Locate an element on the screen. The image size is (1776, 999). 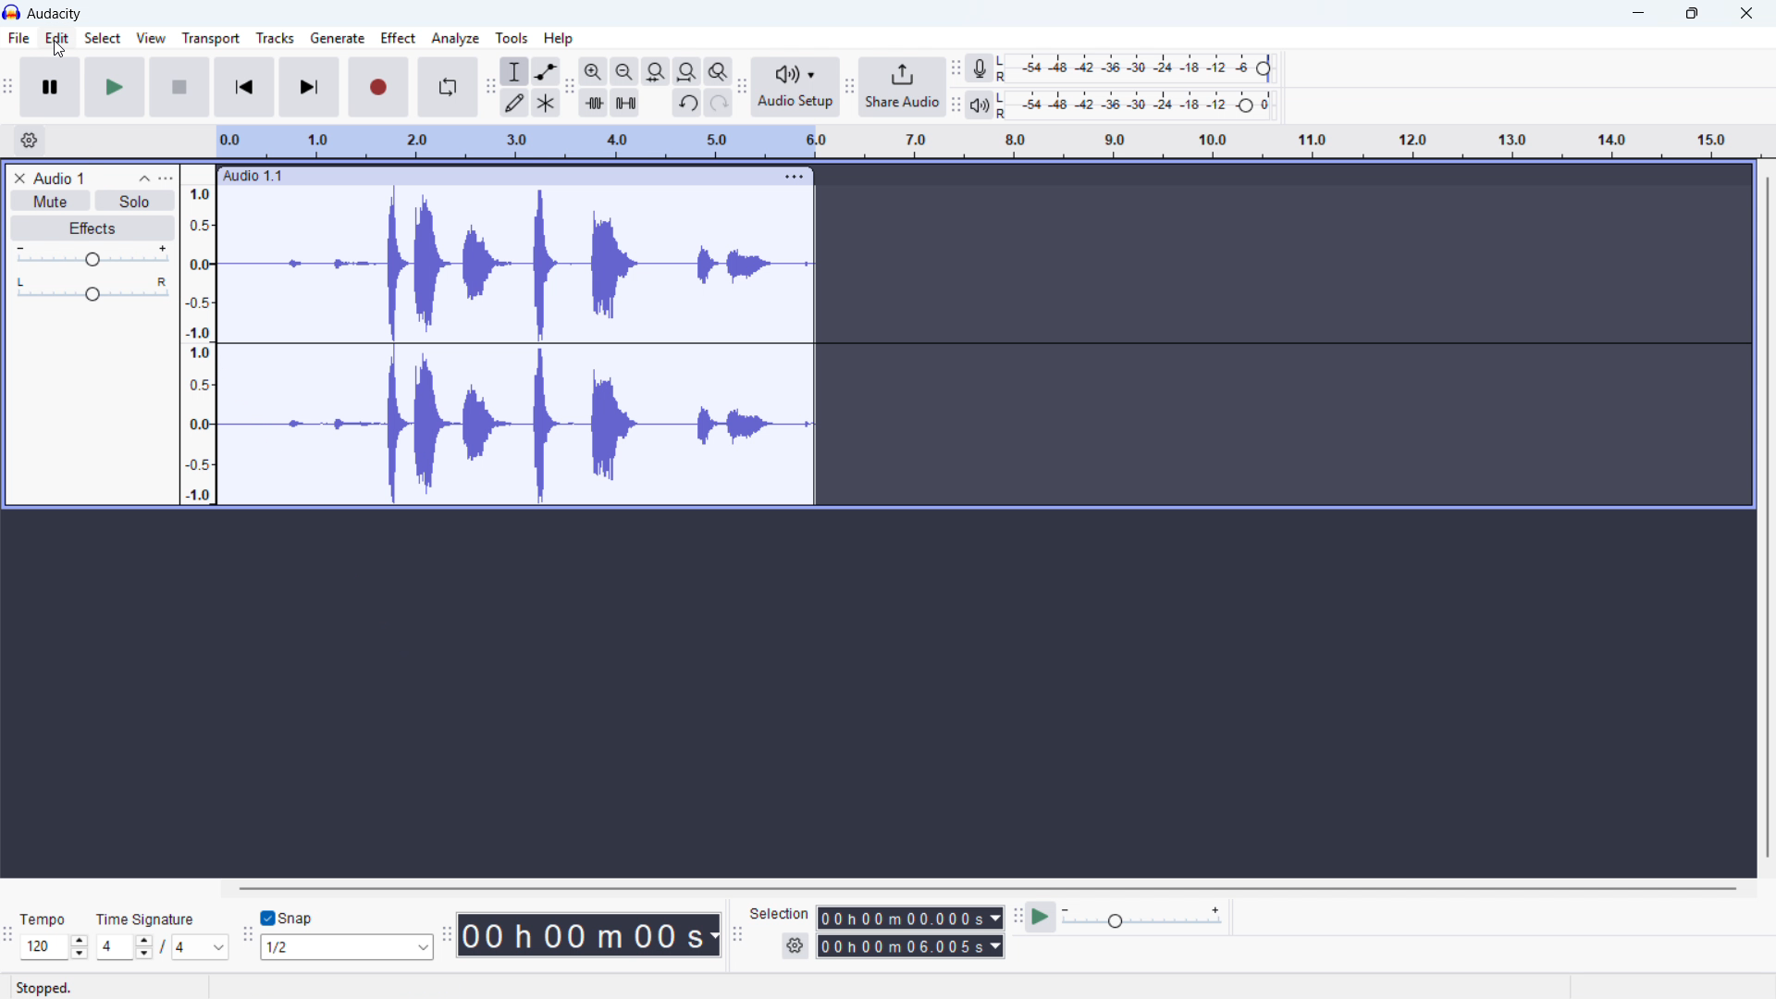
timeline settings is located at coordinates (29, 141).